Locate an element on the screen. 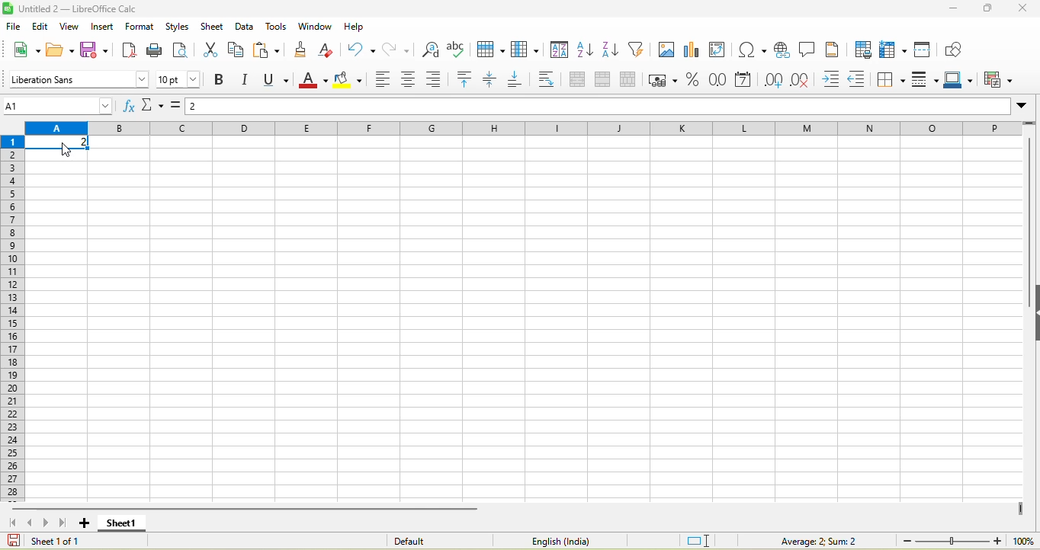  edit is located at coordinates (40, 26).